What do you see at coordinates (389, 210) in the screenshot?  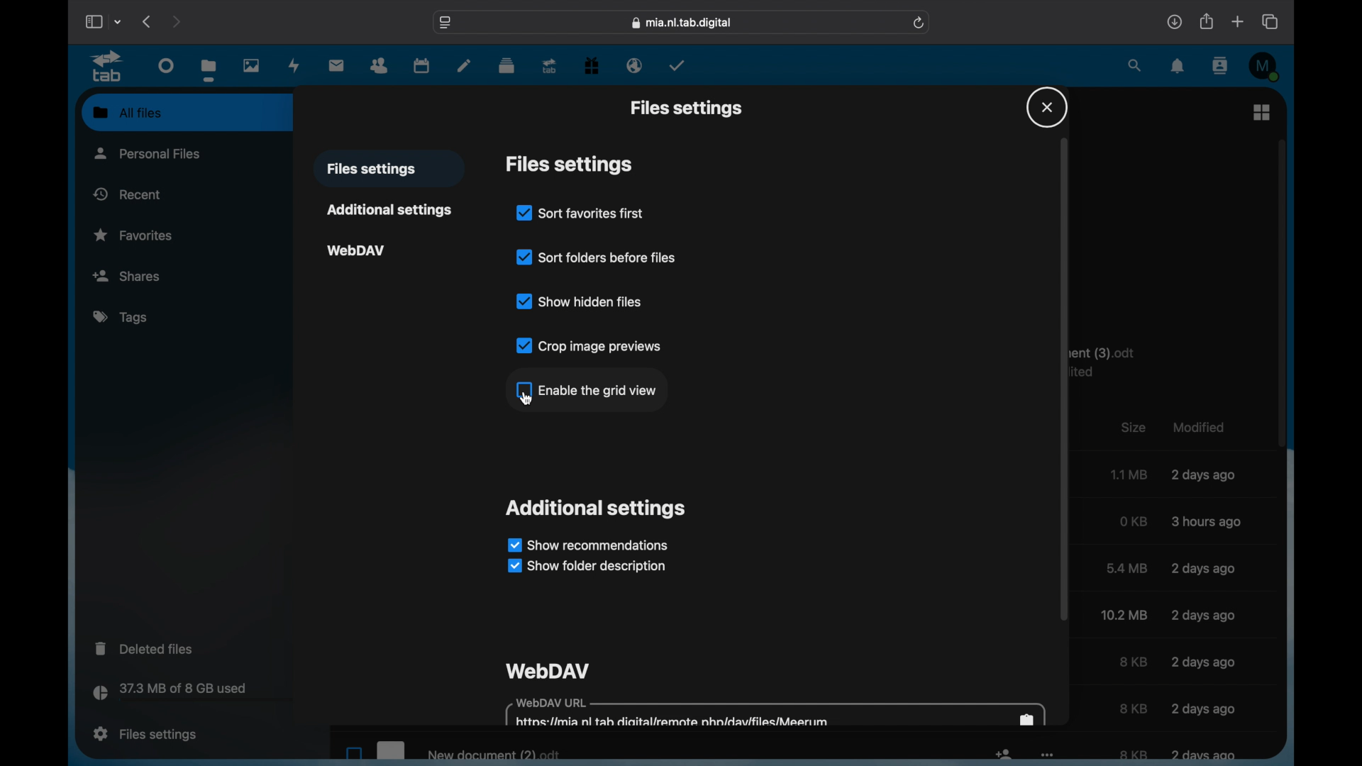 I see `additional settings` at bounding box center [389, 210].